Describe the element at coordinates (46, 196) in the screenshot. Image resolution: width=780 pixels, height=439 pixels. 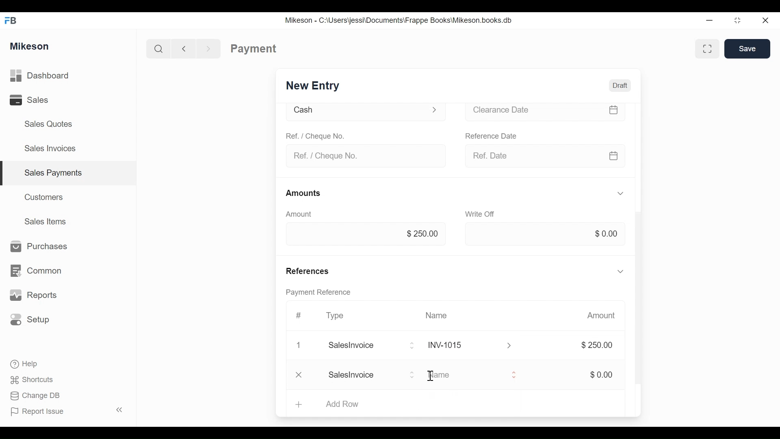
I see `Customers` at that location.